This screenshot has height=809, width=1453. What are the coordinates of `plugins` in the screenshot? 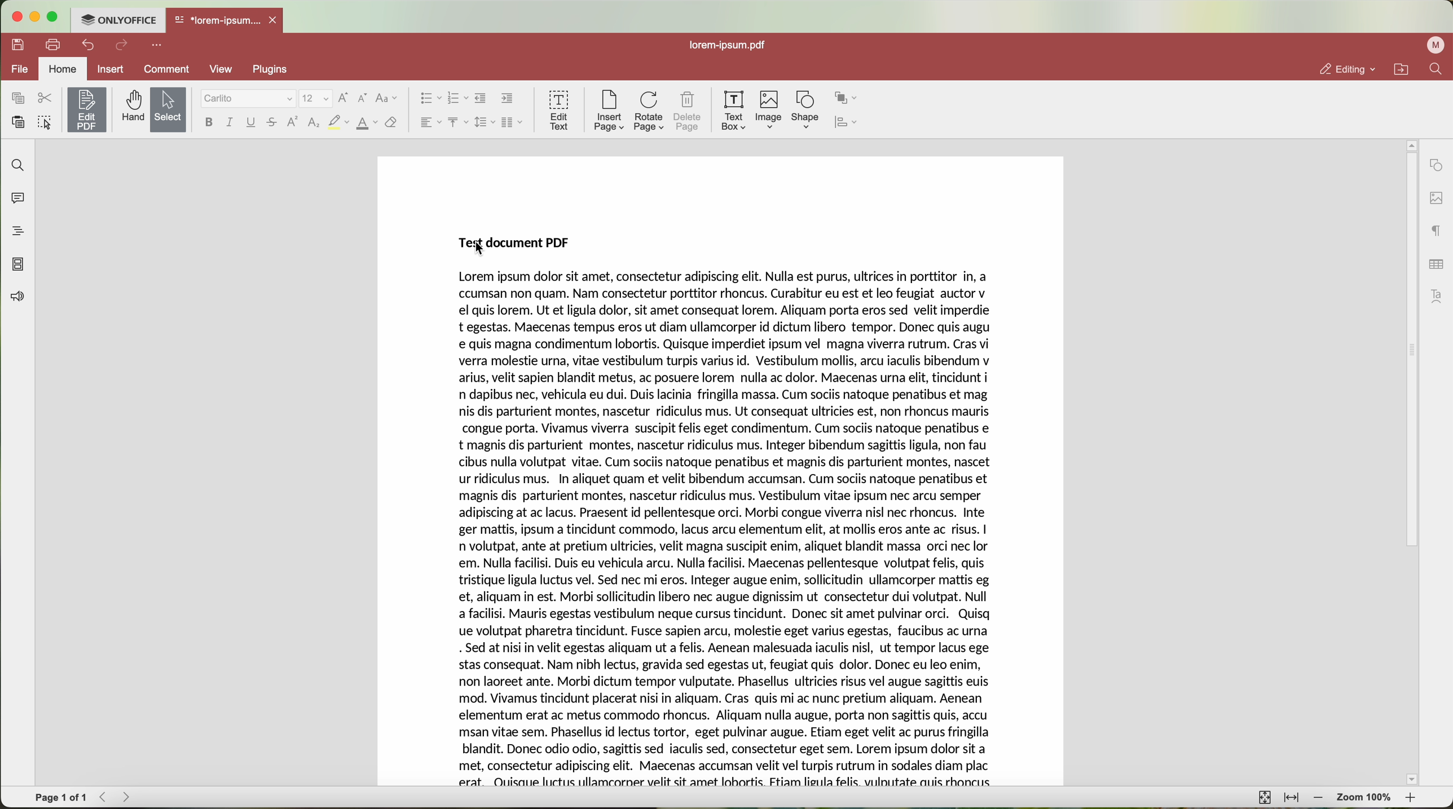 It's located at (272, 70).